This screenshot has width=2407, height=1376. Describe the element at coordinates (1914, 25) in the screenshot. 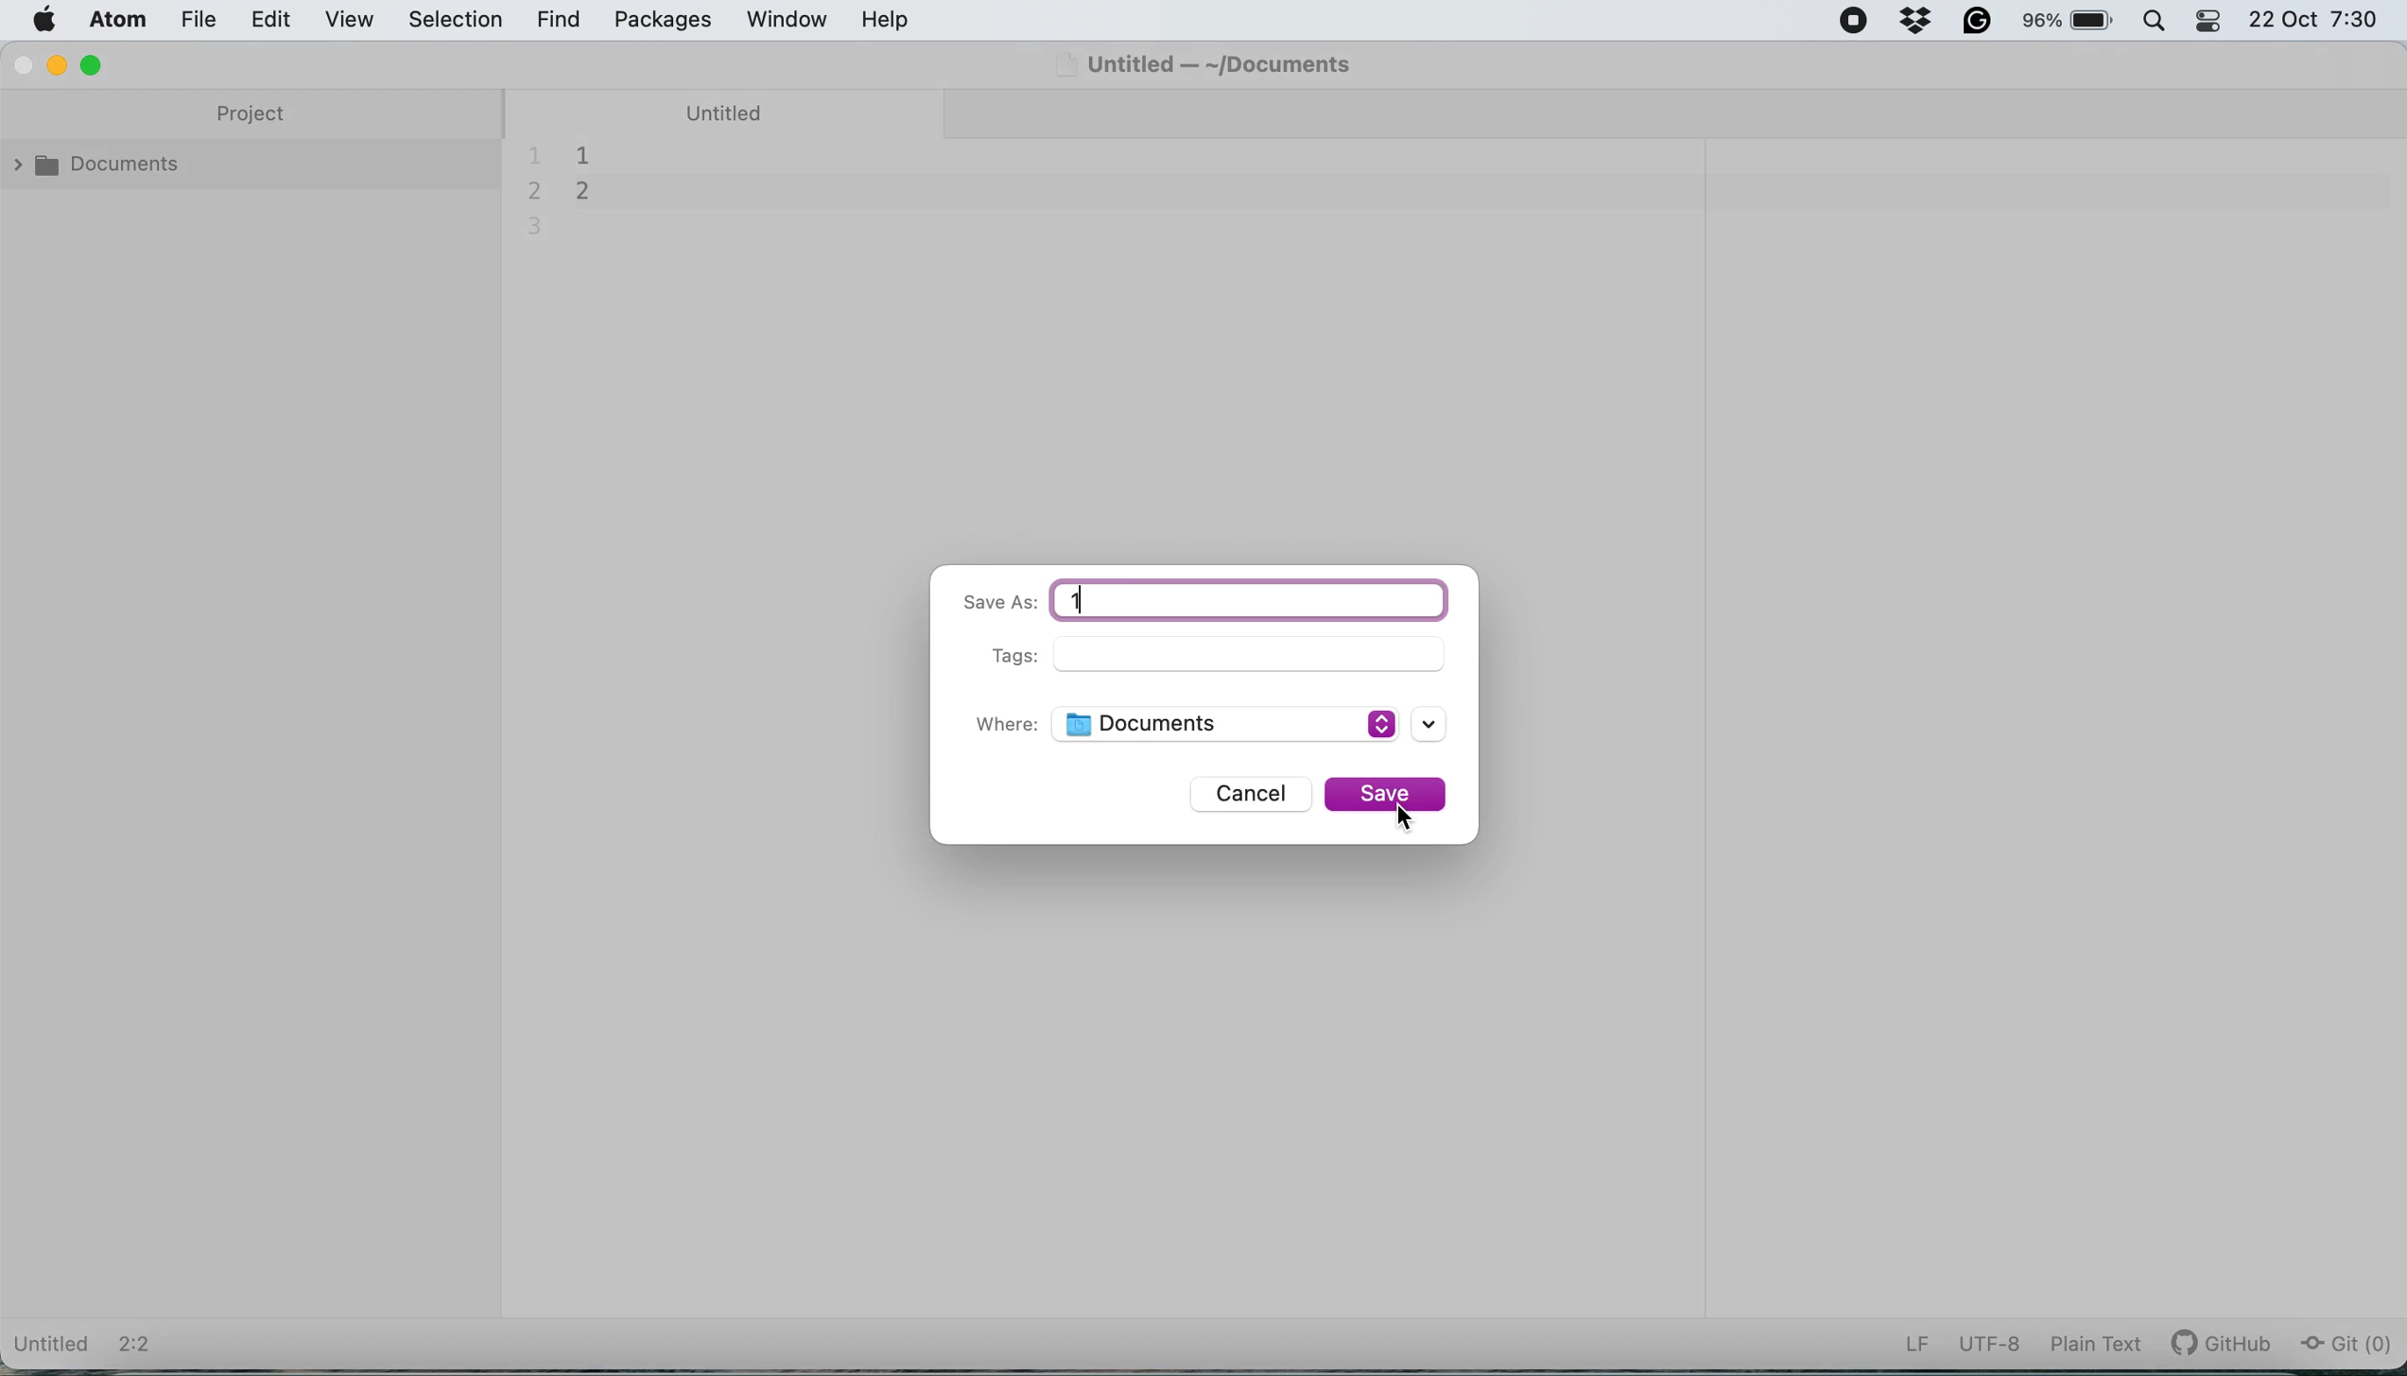

I see `dropbox` at that location.